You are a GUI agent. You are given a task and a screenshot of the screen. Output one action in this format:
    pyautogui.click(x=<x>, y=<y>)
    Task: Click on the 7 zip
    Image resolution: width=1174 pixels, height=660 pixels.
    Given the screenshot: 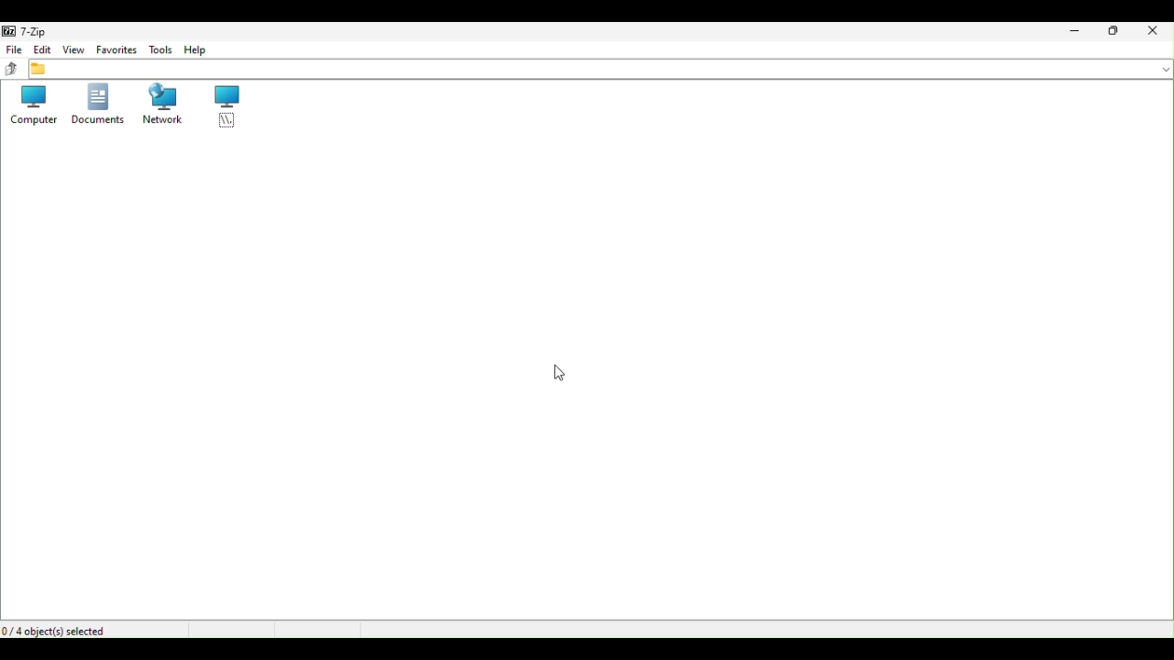 What is the action you would take?
    pyautogui.click(x=25, y=30)
    